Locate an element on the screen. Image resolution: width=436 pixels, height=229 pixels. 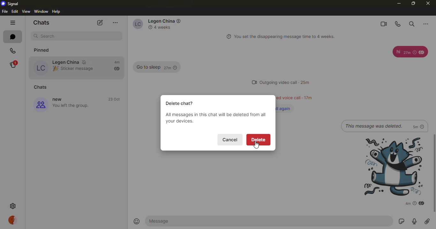
Legen China is located at coordinates (66, 62).